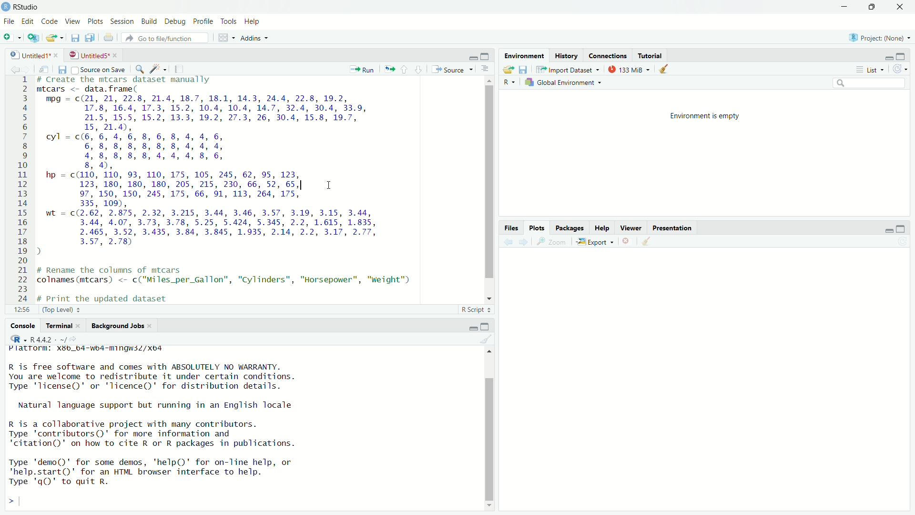  What do you see at coordinates (122, 21) in the screenshot?
I see `Session` at bounding box center [122, 21].